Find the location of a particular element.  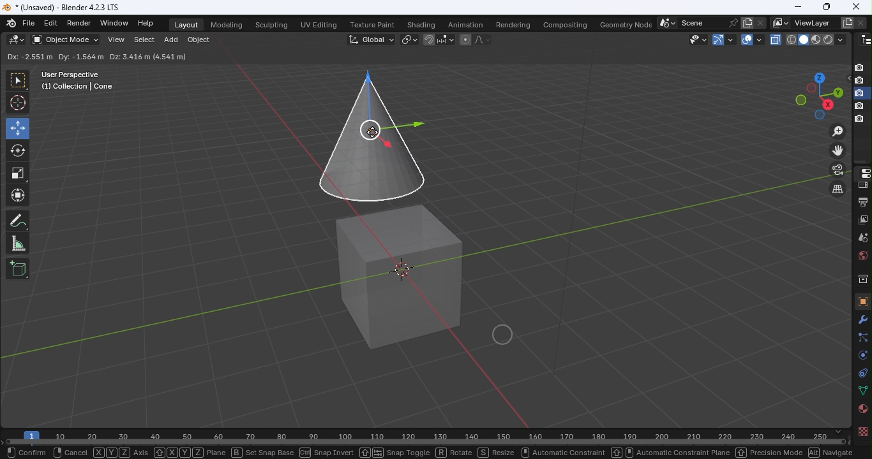

disable in renders is located at coordinates (859, 81).